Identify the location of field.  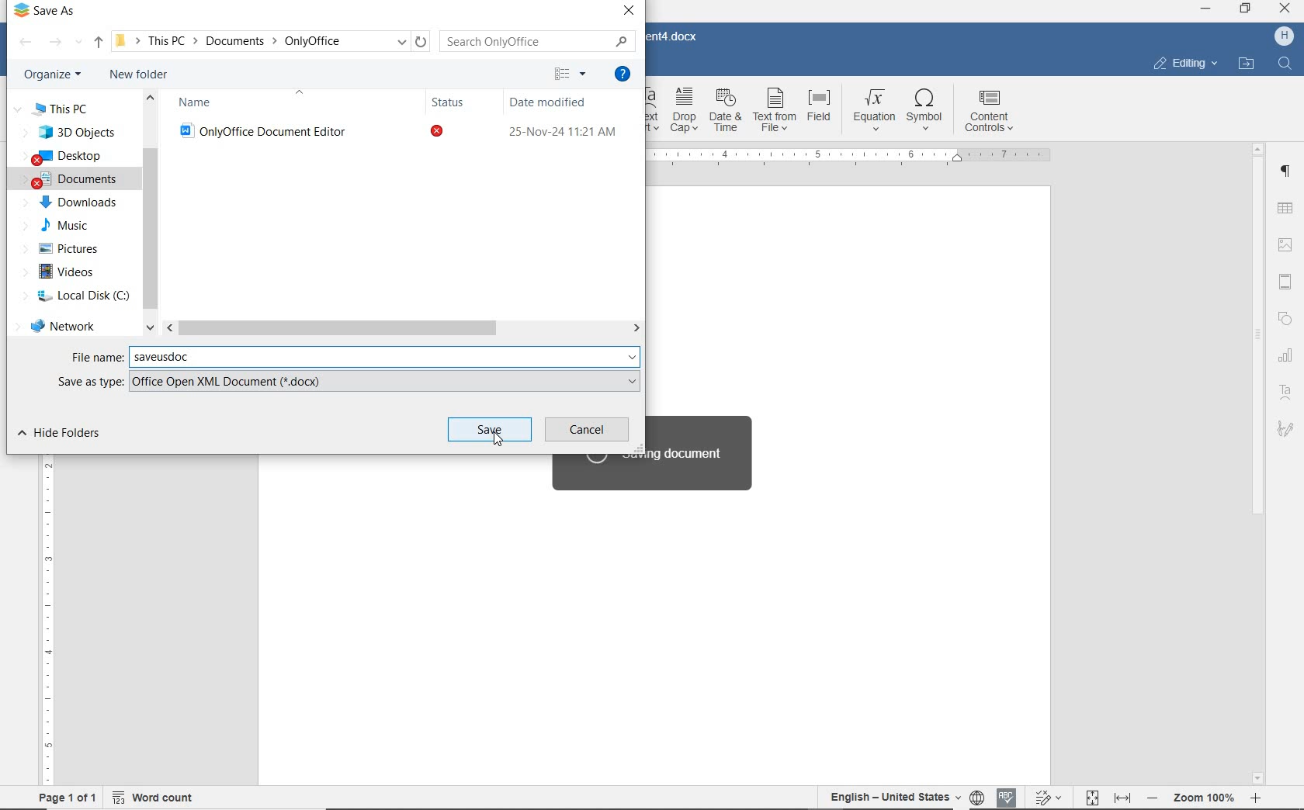
(818, 112).